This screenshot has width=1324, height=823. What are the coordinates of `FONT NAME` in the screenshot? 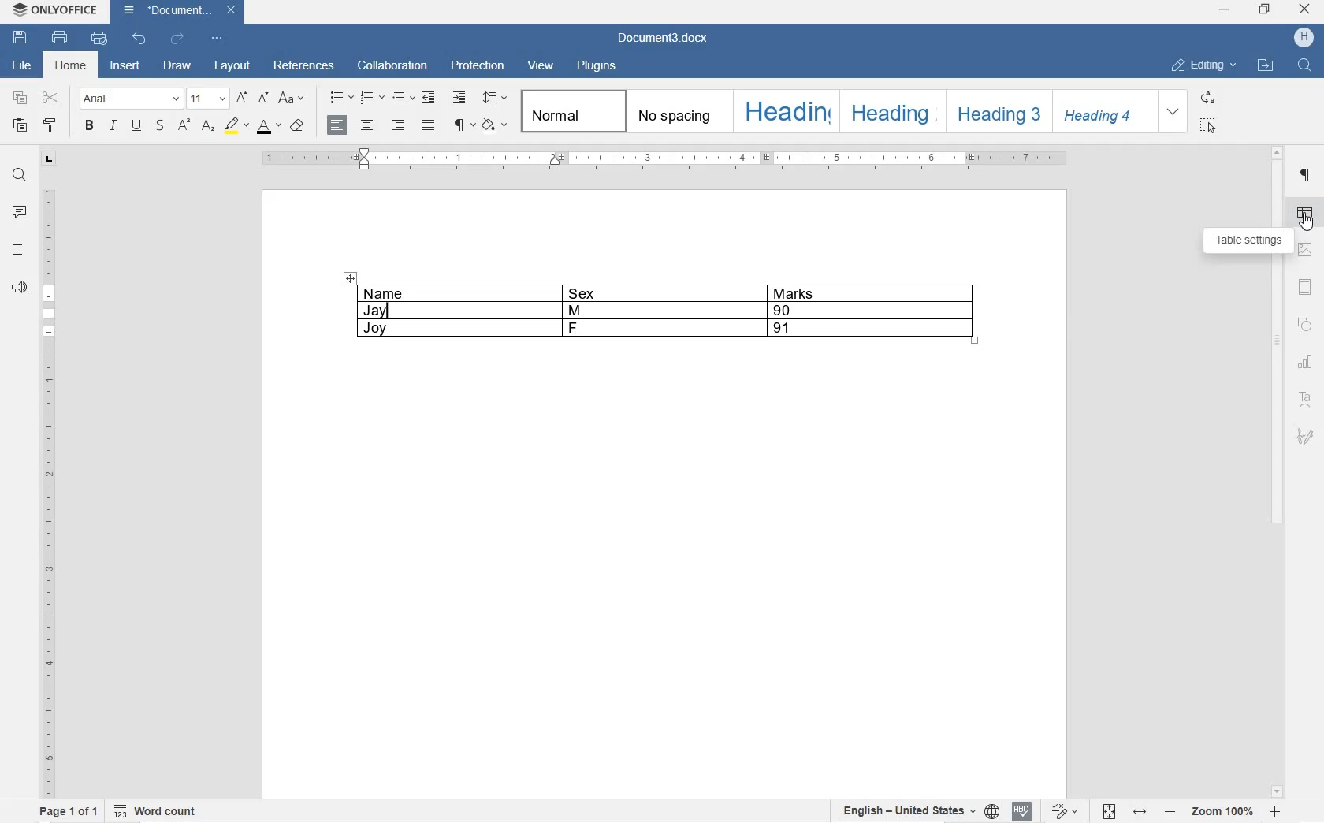 It's located at (130, 99).